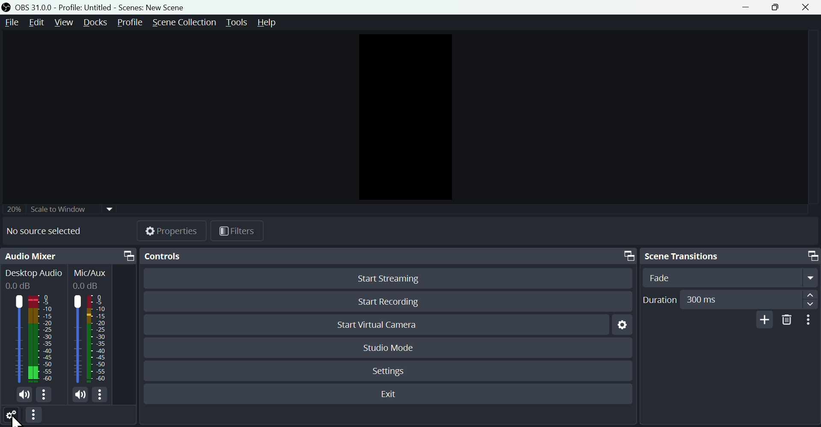 Image resolution: width=821 pixels, height=427 pixels. Describe the element at coordinates (750, 7) in the screenshot. I see `minimise` at that location.